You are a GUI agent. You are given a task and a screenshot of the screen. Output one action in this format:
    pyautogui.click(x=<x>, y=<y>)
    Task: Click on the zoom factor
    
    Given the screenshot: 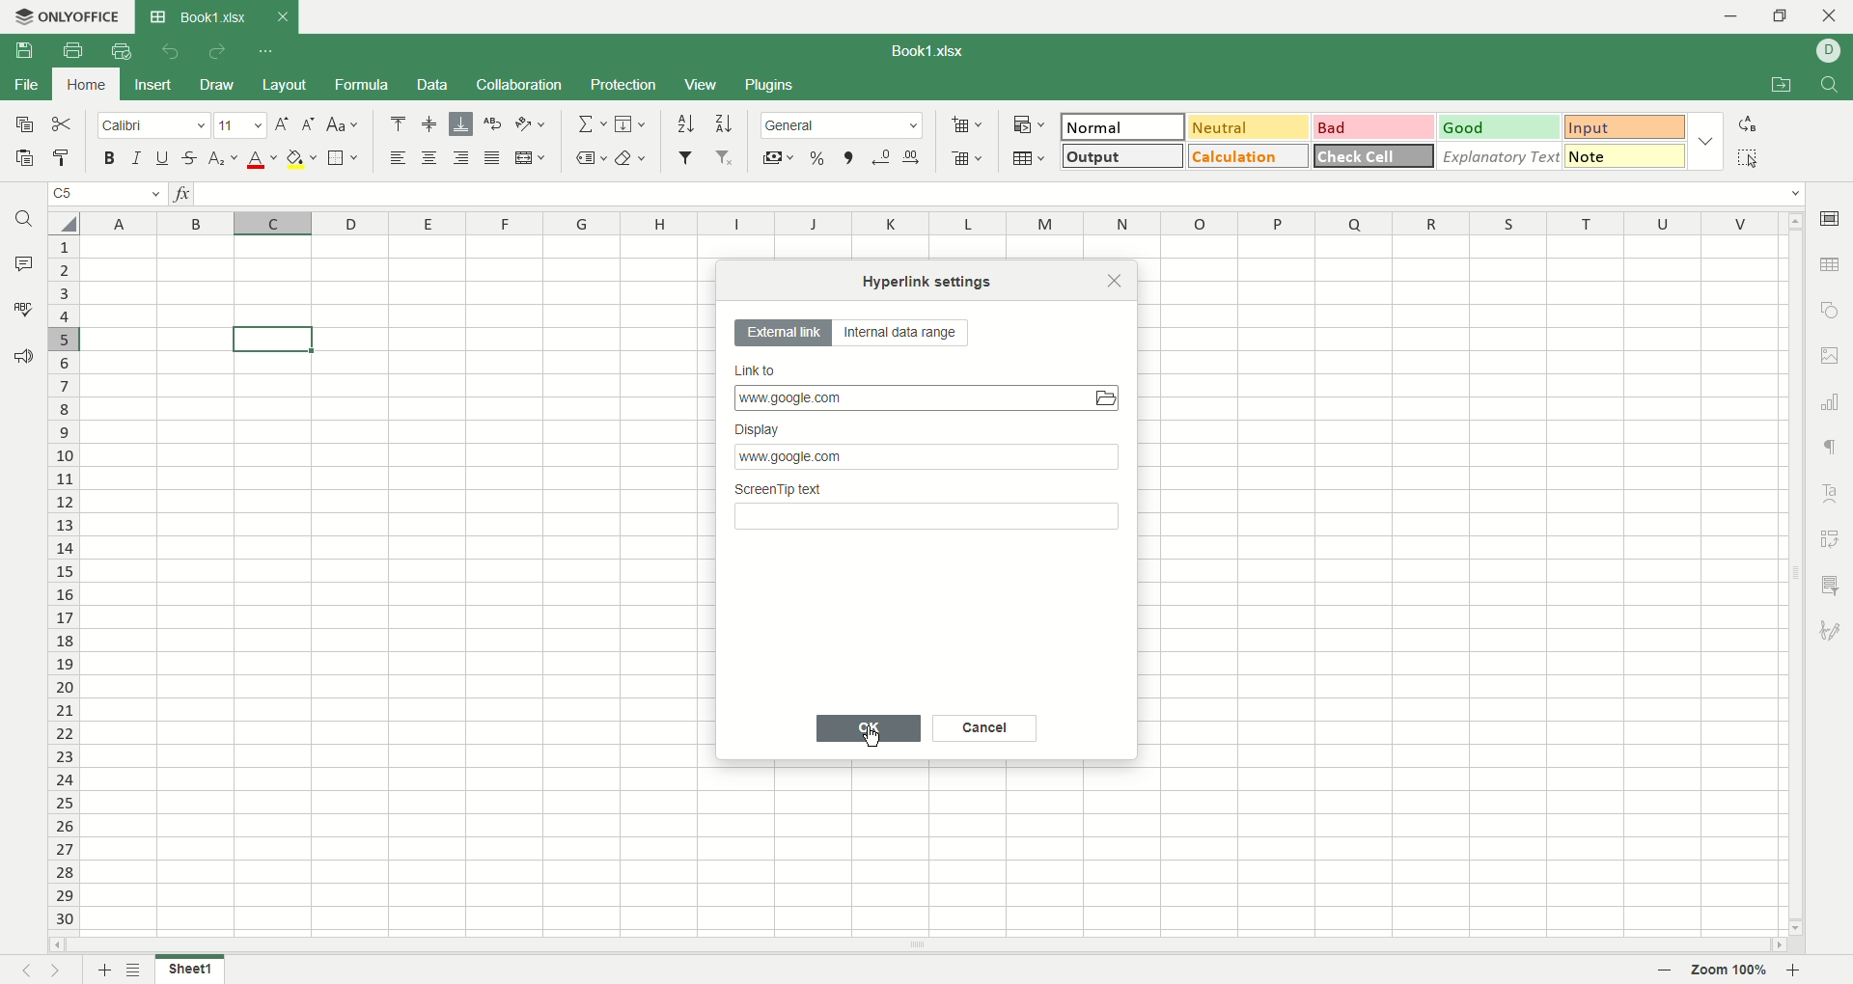 What is the action you would take?
    pyautogui.click(x=1734, y=970)
    